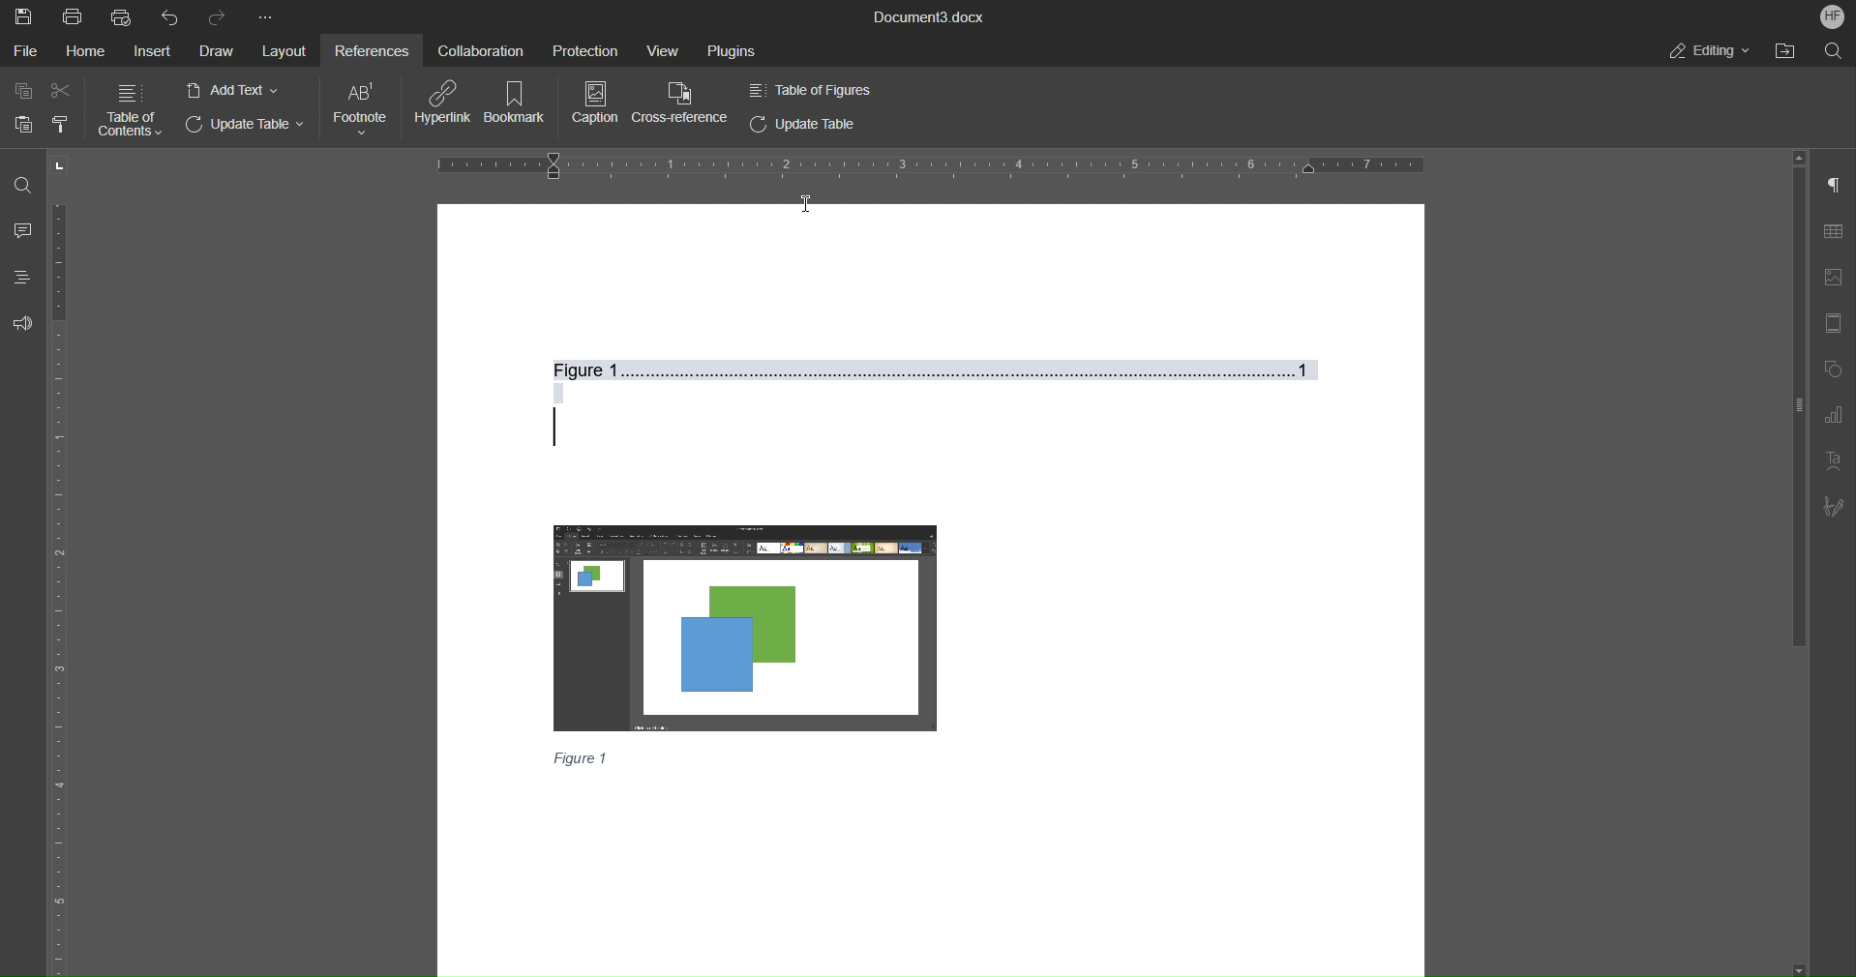  Describe the element at coordinates (131, 109) in the screenshot. I see `Table of Contents` at that location.